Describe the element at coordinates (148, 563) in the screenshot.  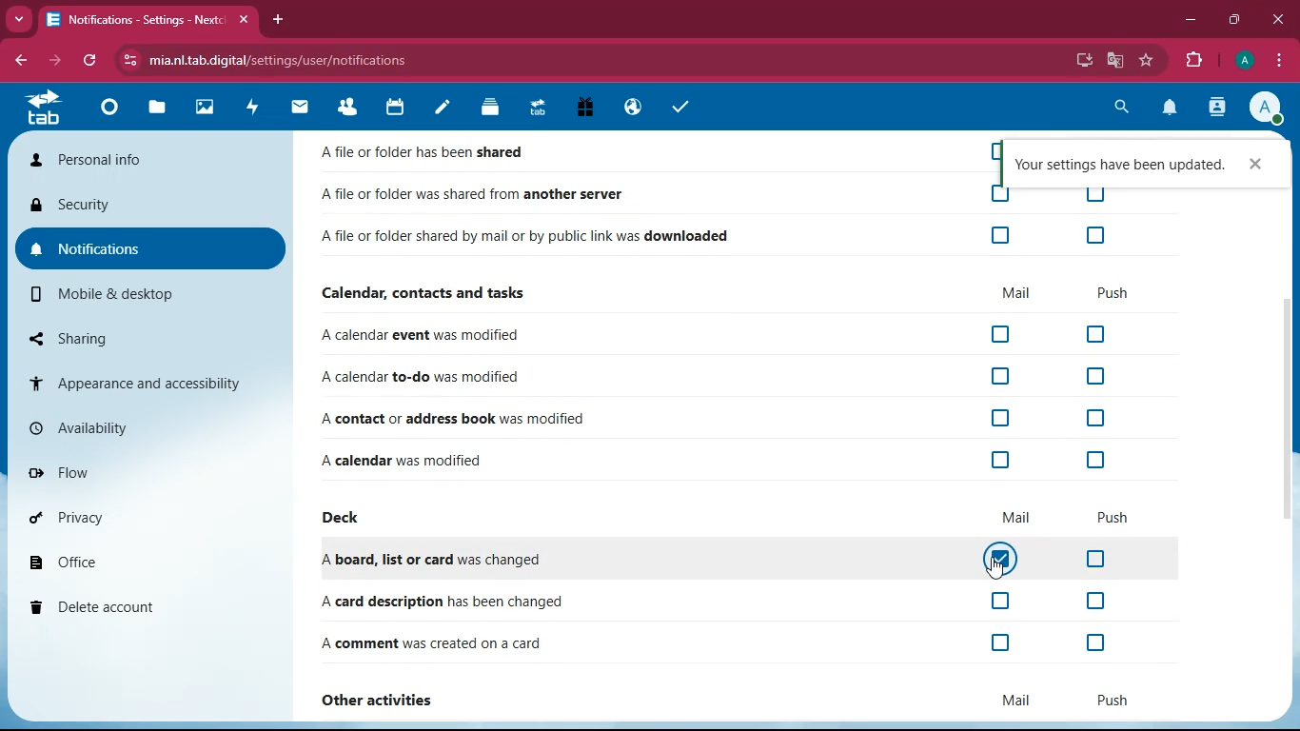
I see `office` at that location.